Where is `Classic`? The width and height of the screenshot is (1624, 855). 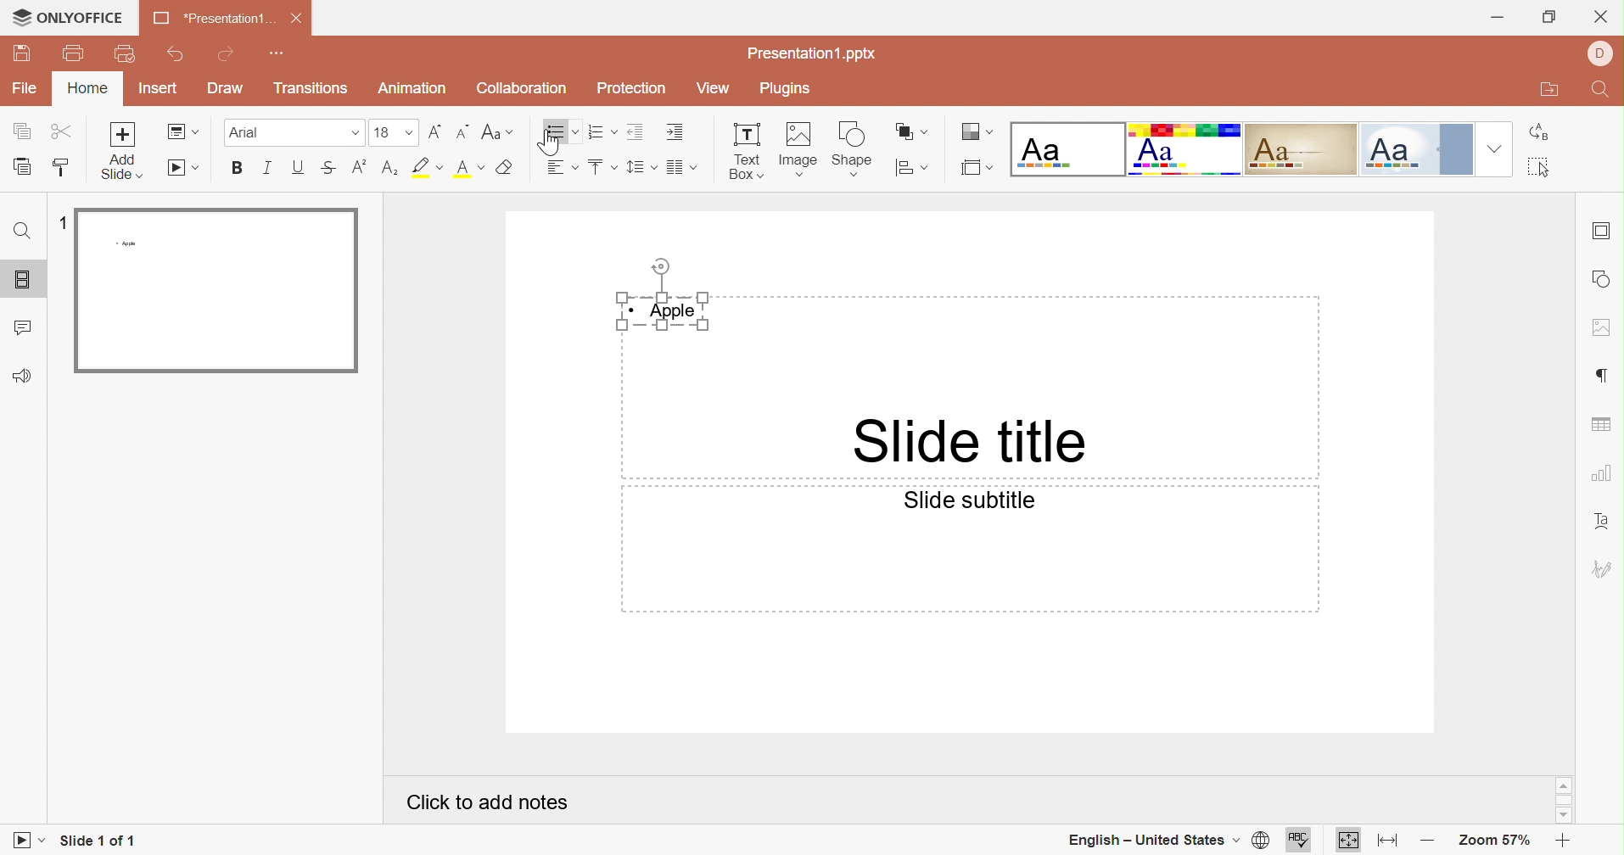 Classic is located at coordinates (1302, 150).